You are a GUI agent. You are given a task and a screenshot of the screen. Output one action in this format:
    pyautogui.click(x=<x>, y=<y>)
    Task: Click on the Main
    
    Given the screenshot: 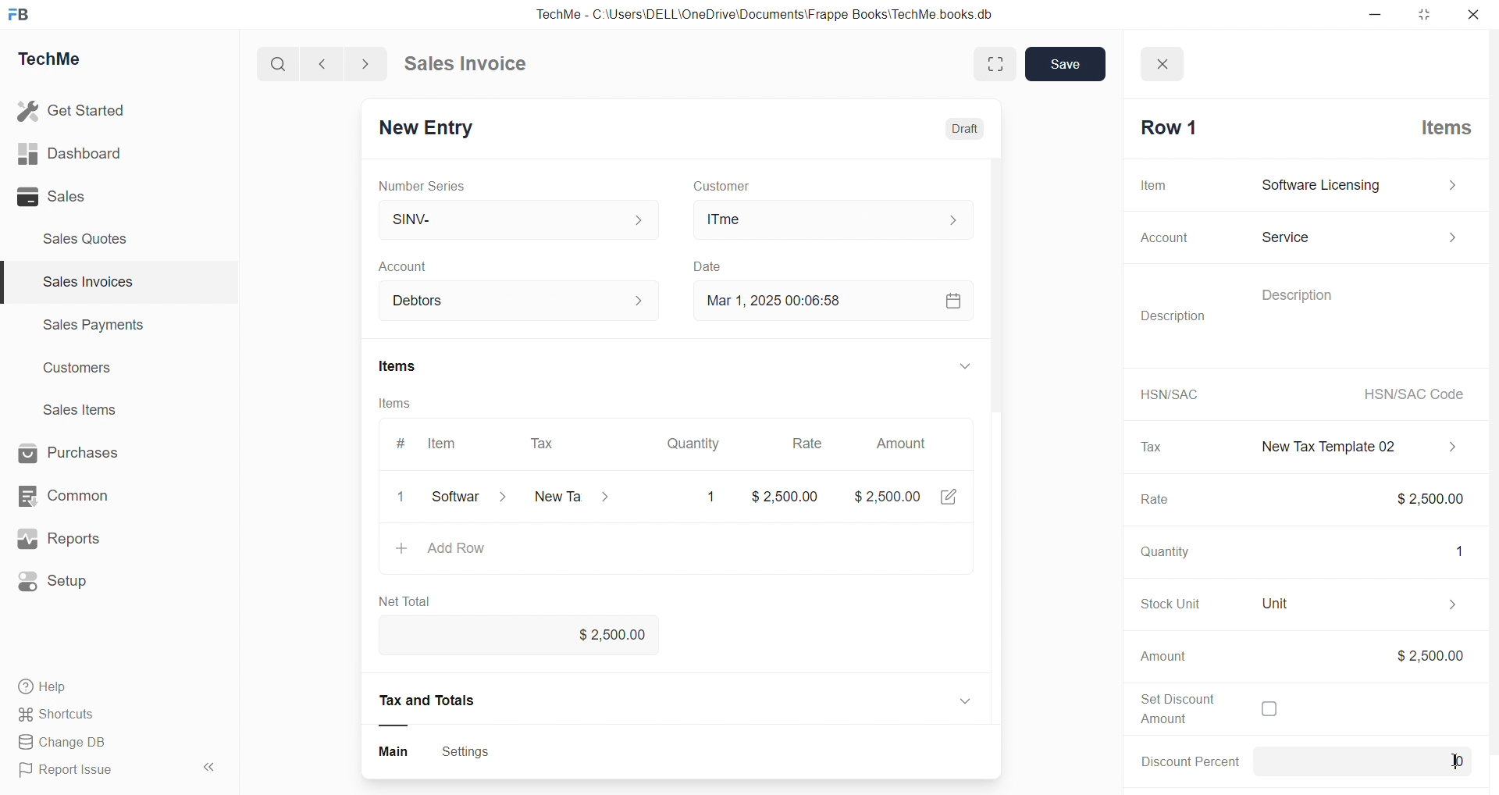 What is the action you would take?
    pyautogui.click(x=391, y=750)
    